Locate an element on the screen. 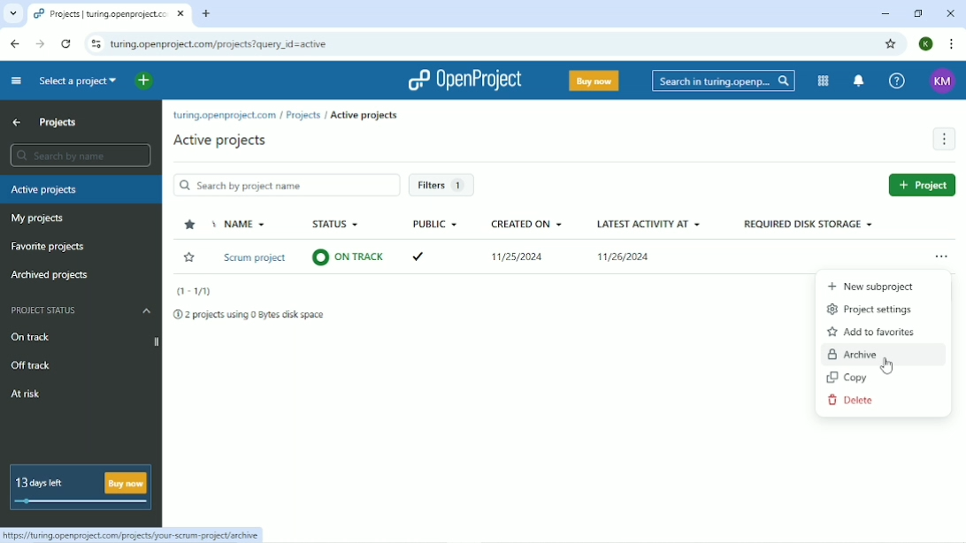 The image size is (966, 543). Minimize is located at coordinates (885, 14).